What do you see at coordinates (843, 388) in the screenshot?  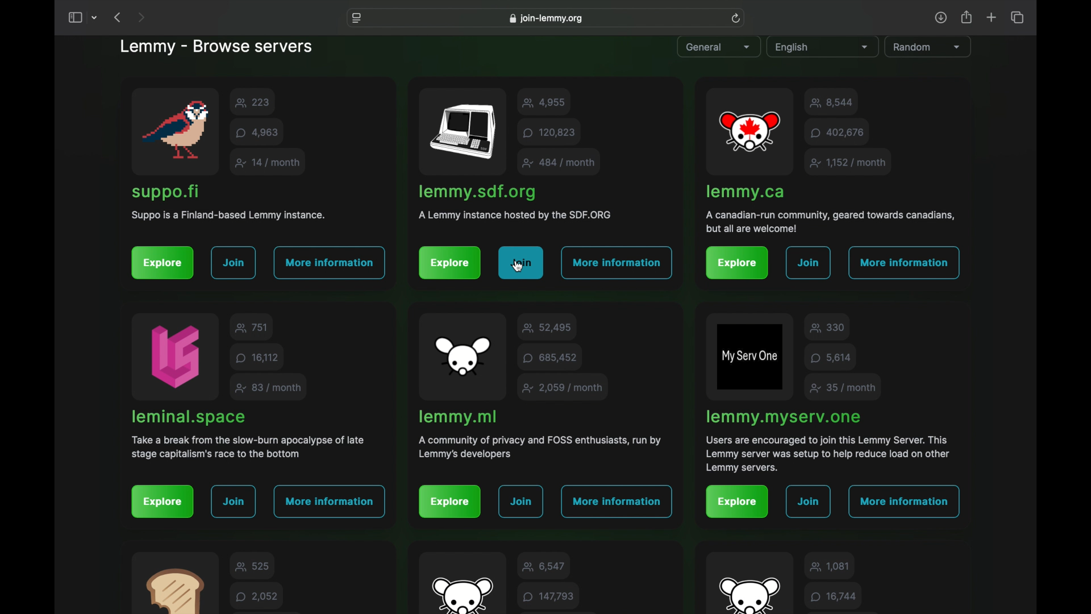 I see `stat` at bounding box center [843, 388].